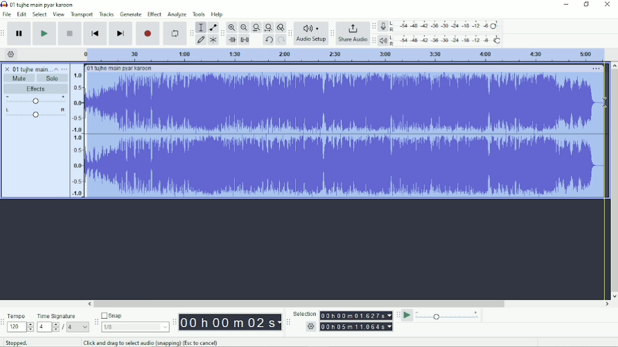  Describe the element at coordinates (56, 69) in the screenshot. I see `Collapse` at that location.